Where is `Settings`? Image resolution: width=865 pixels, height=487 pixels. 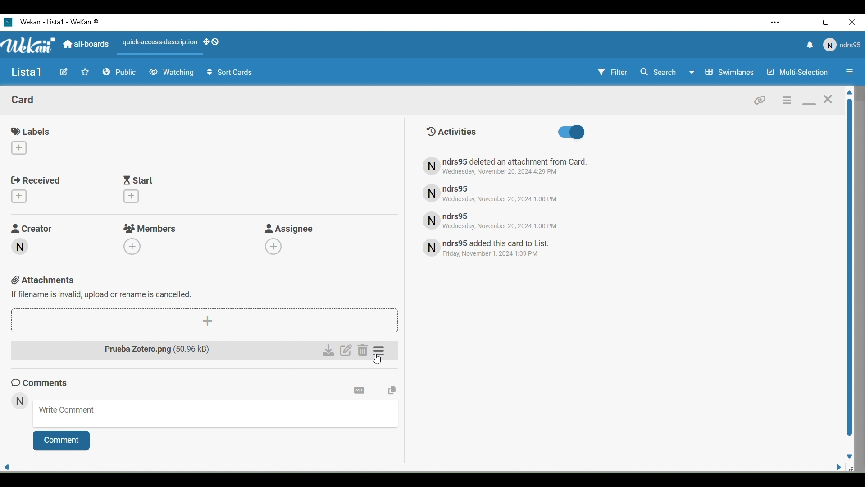 Settings is located at coordinates (381, 351).